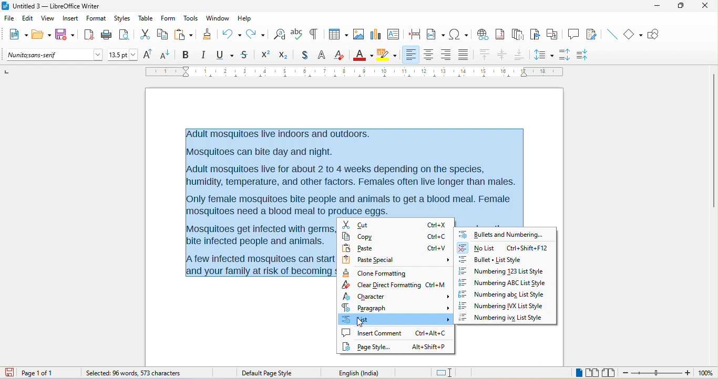  What do you see at coordinates (705, 8) in the screenshot?
I see `close` at bounding box center [705, 8].